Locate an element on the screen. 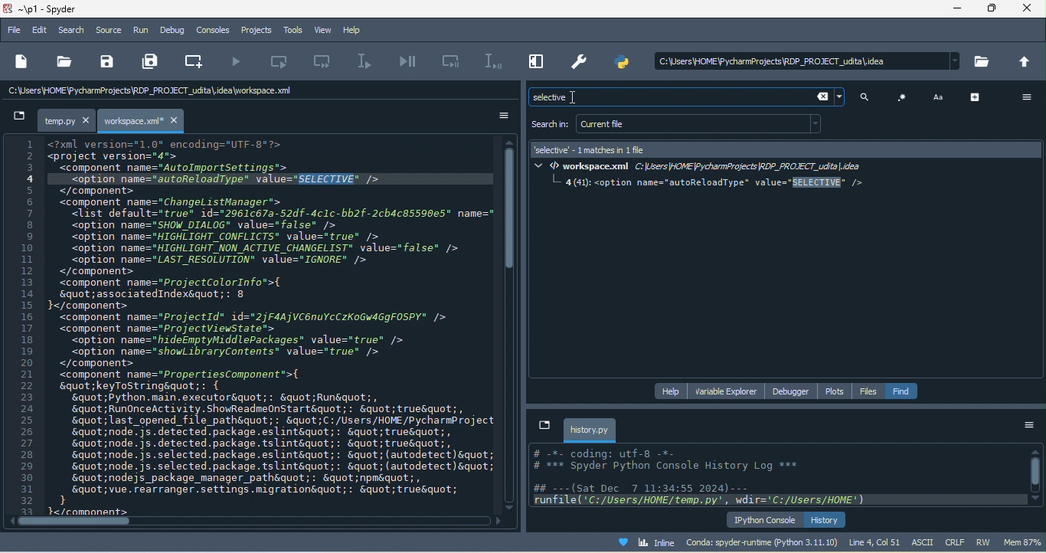  text is located at coordinates (940, 97).